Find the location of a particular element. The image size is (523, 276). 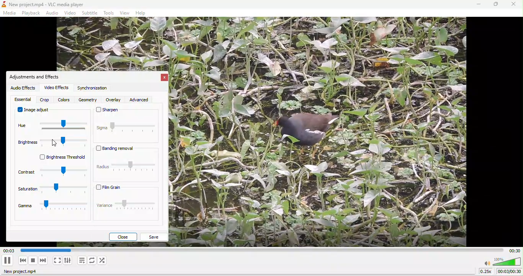

contrast is located at coordinates (51, 173).